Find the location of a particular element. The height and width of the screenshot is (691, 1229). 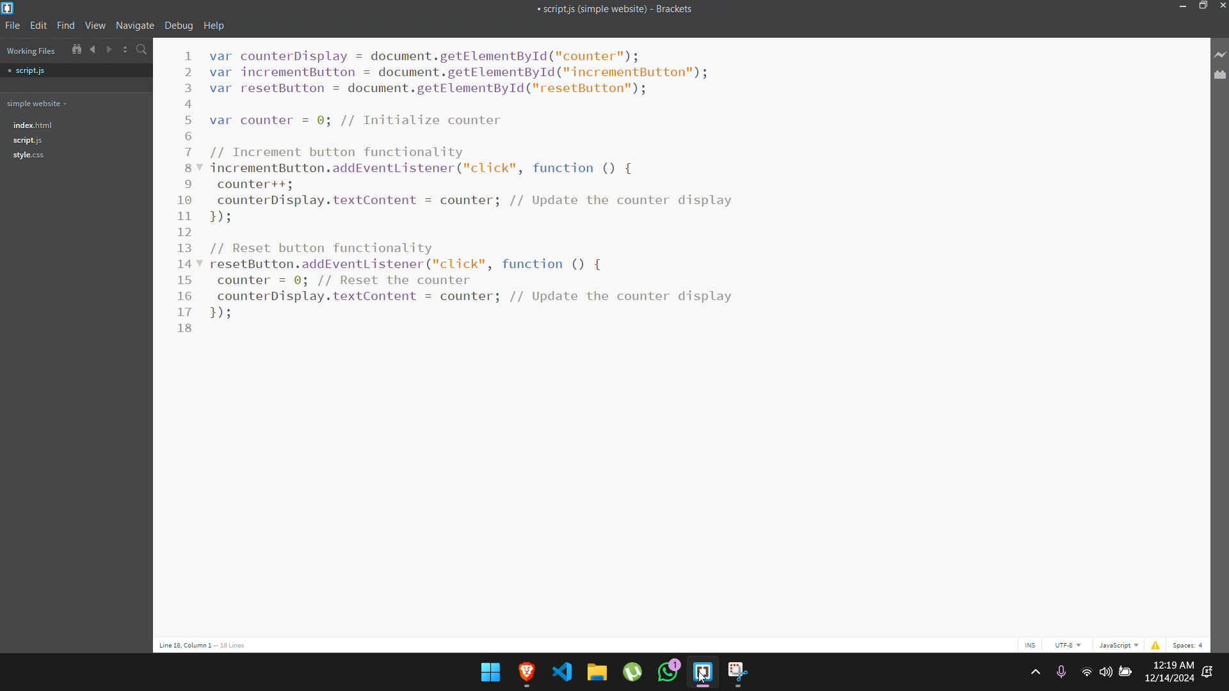

split horizontally/vertically is located at coordinates (127, 49).